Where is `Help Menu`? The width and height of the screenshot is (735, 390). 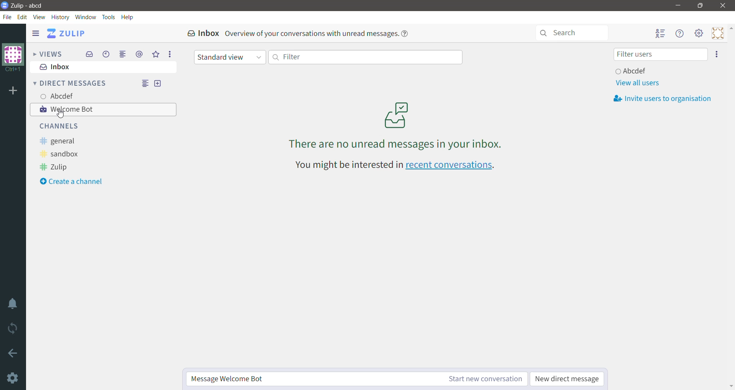 Help Menu is located at coordinates (679, 34).